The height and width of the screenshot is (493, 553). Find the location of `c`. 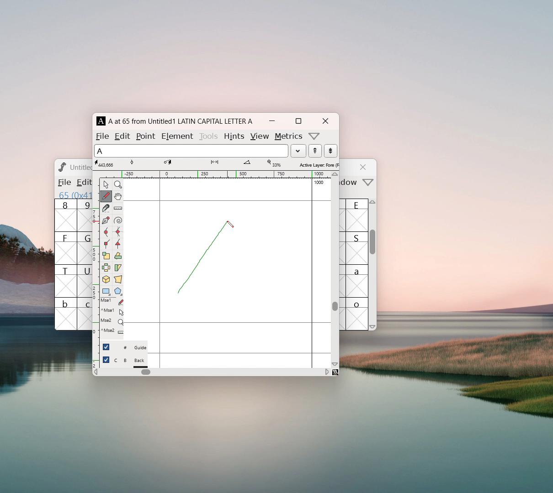

c is located at coordinates (85, 314).